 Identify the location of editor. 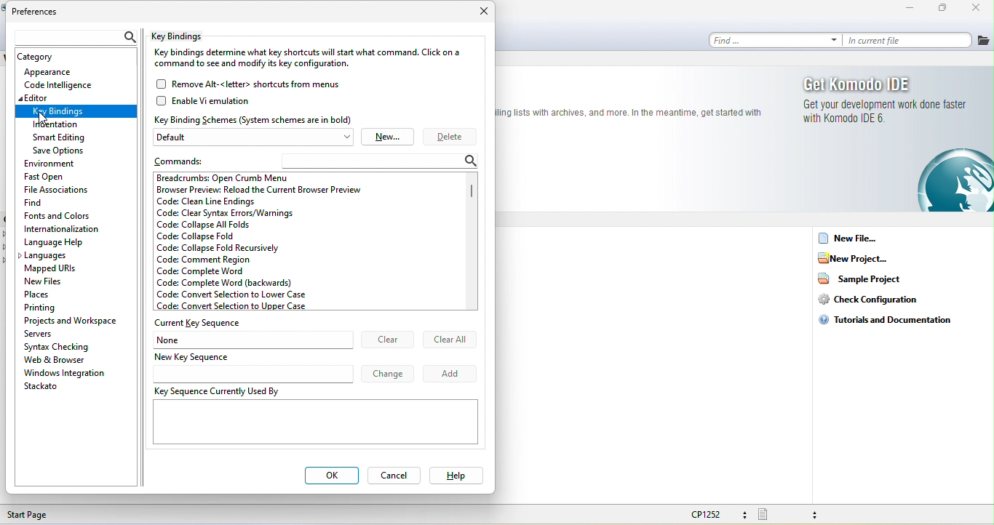
(76, 97).